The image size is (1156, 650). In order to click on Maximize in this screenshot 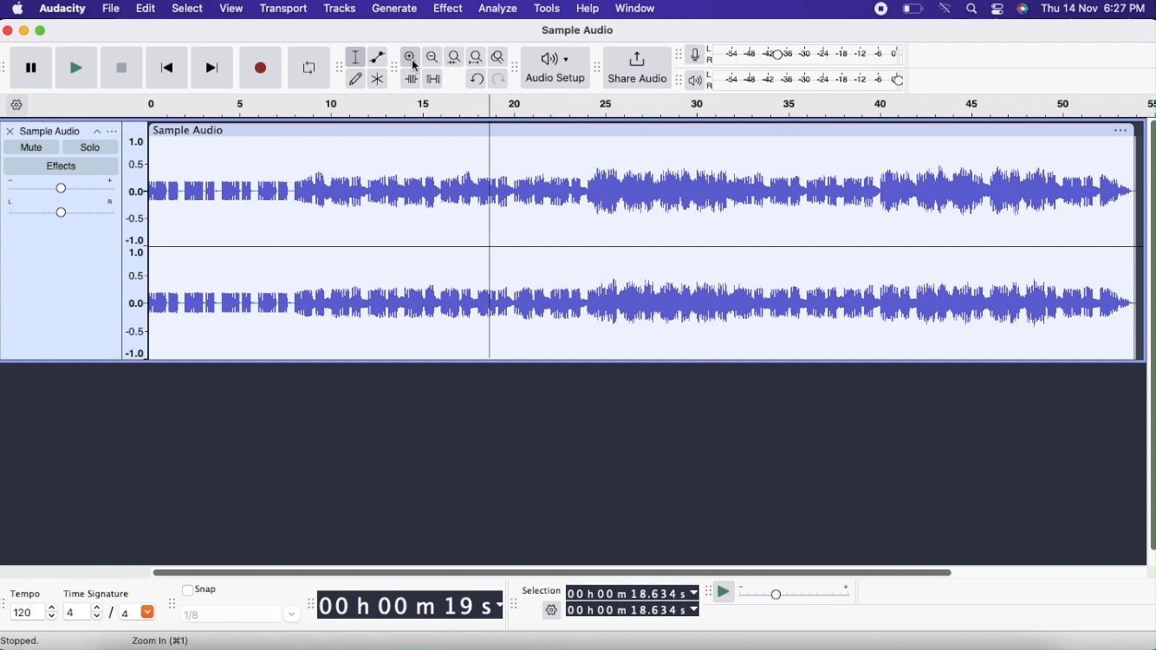, I will do `click(42, 32)`.